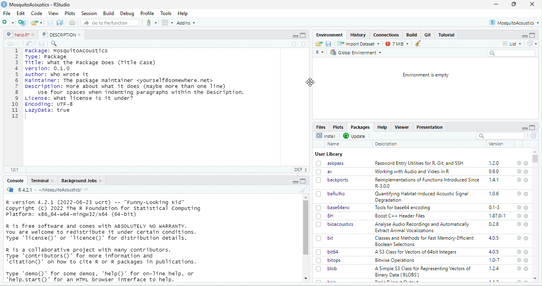 The image size is (542, 286). I want to click on next section, so click(304, 44).